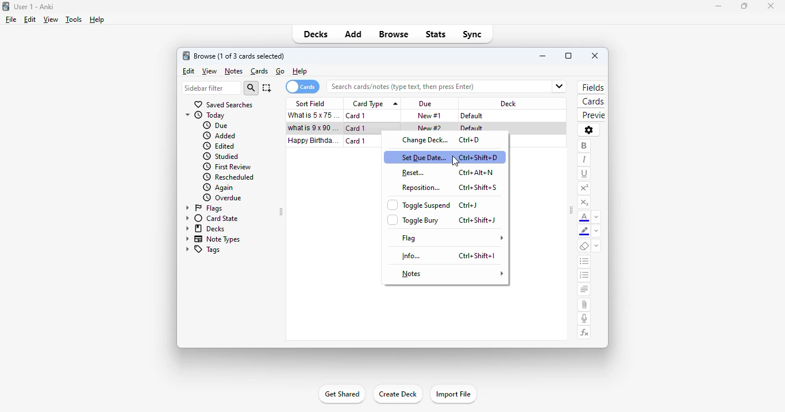  What do you see at coordinates (50, 20) in the screenshot?
I see `view` at bounding box center [50, 20].